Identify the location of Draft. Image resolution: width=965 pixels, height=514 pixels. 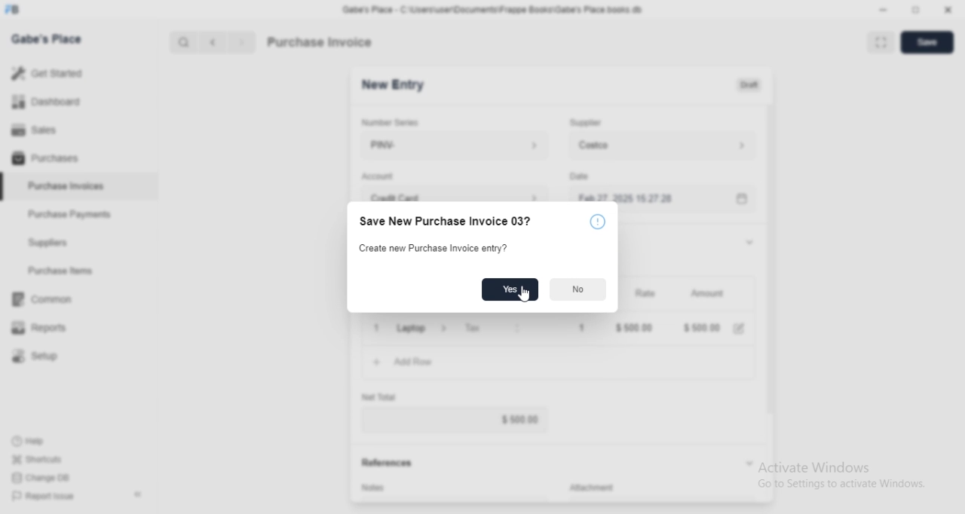
(749, 85).